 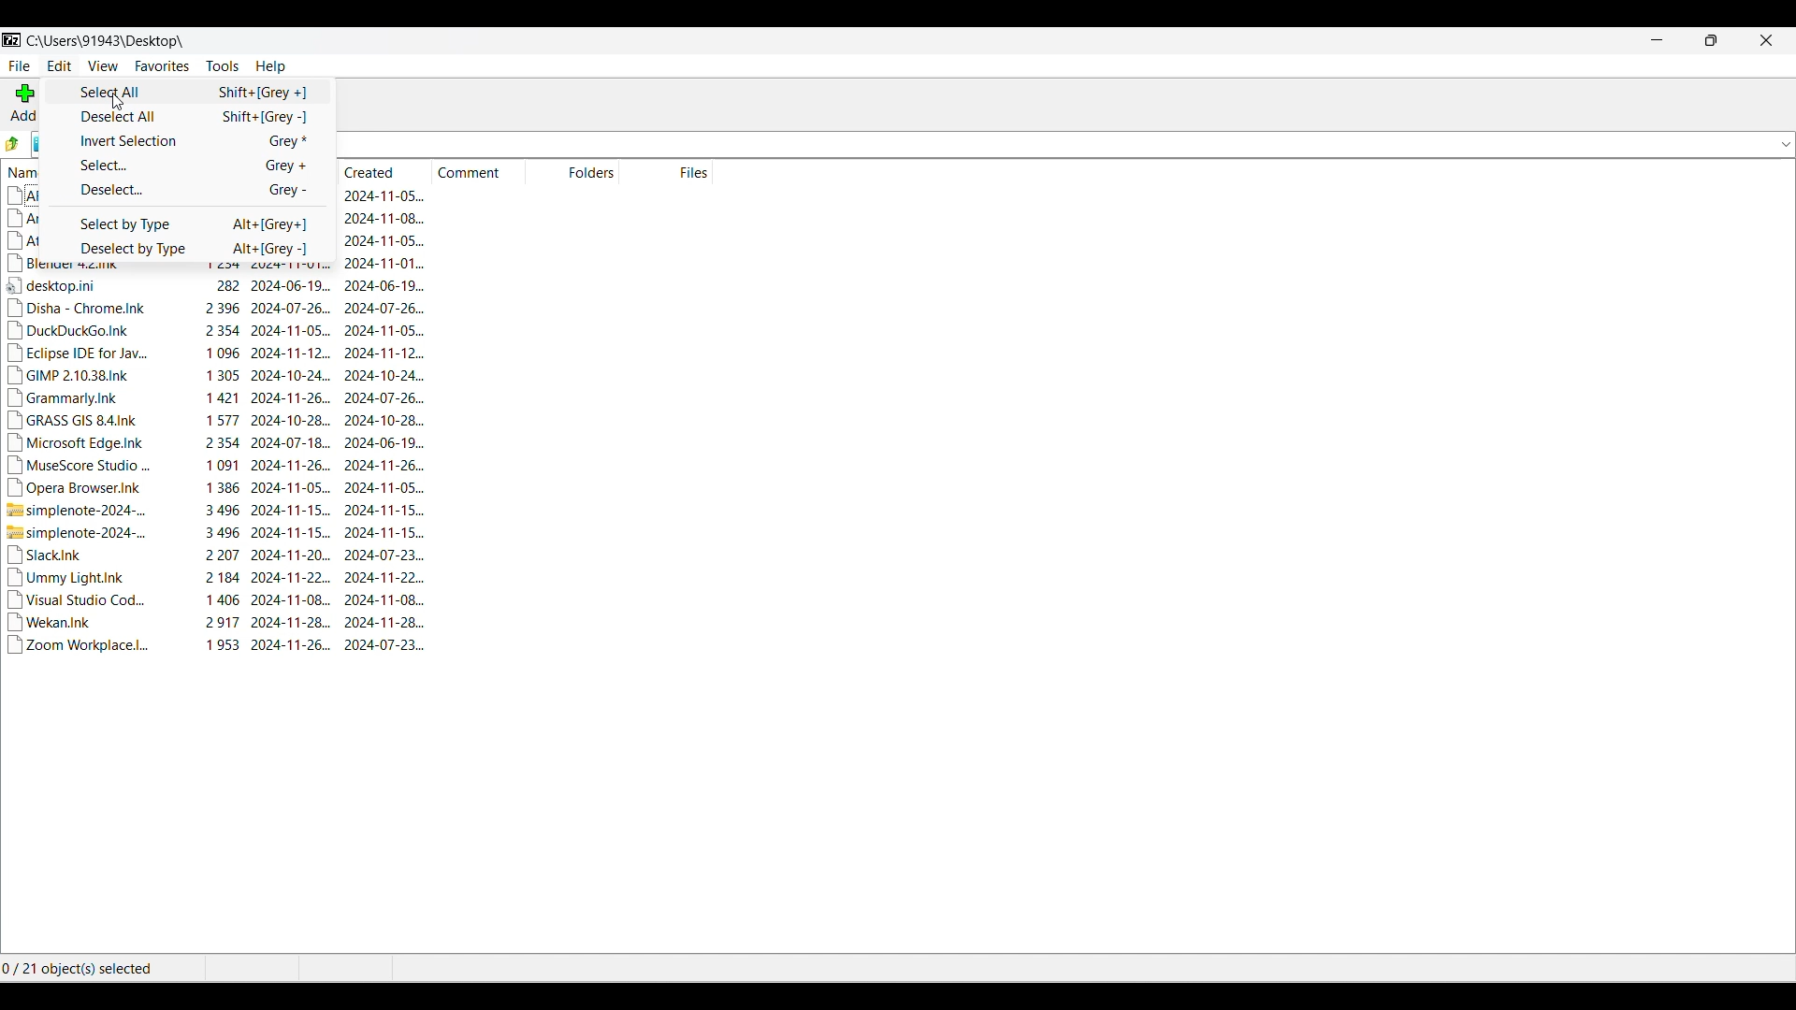 I want to click on Created column, so click(x=388, y=171).